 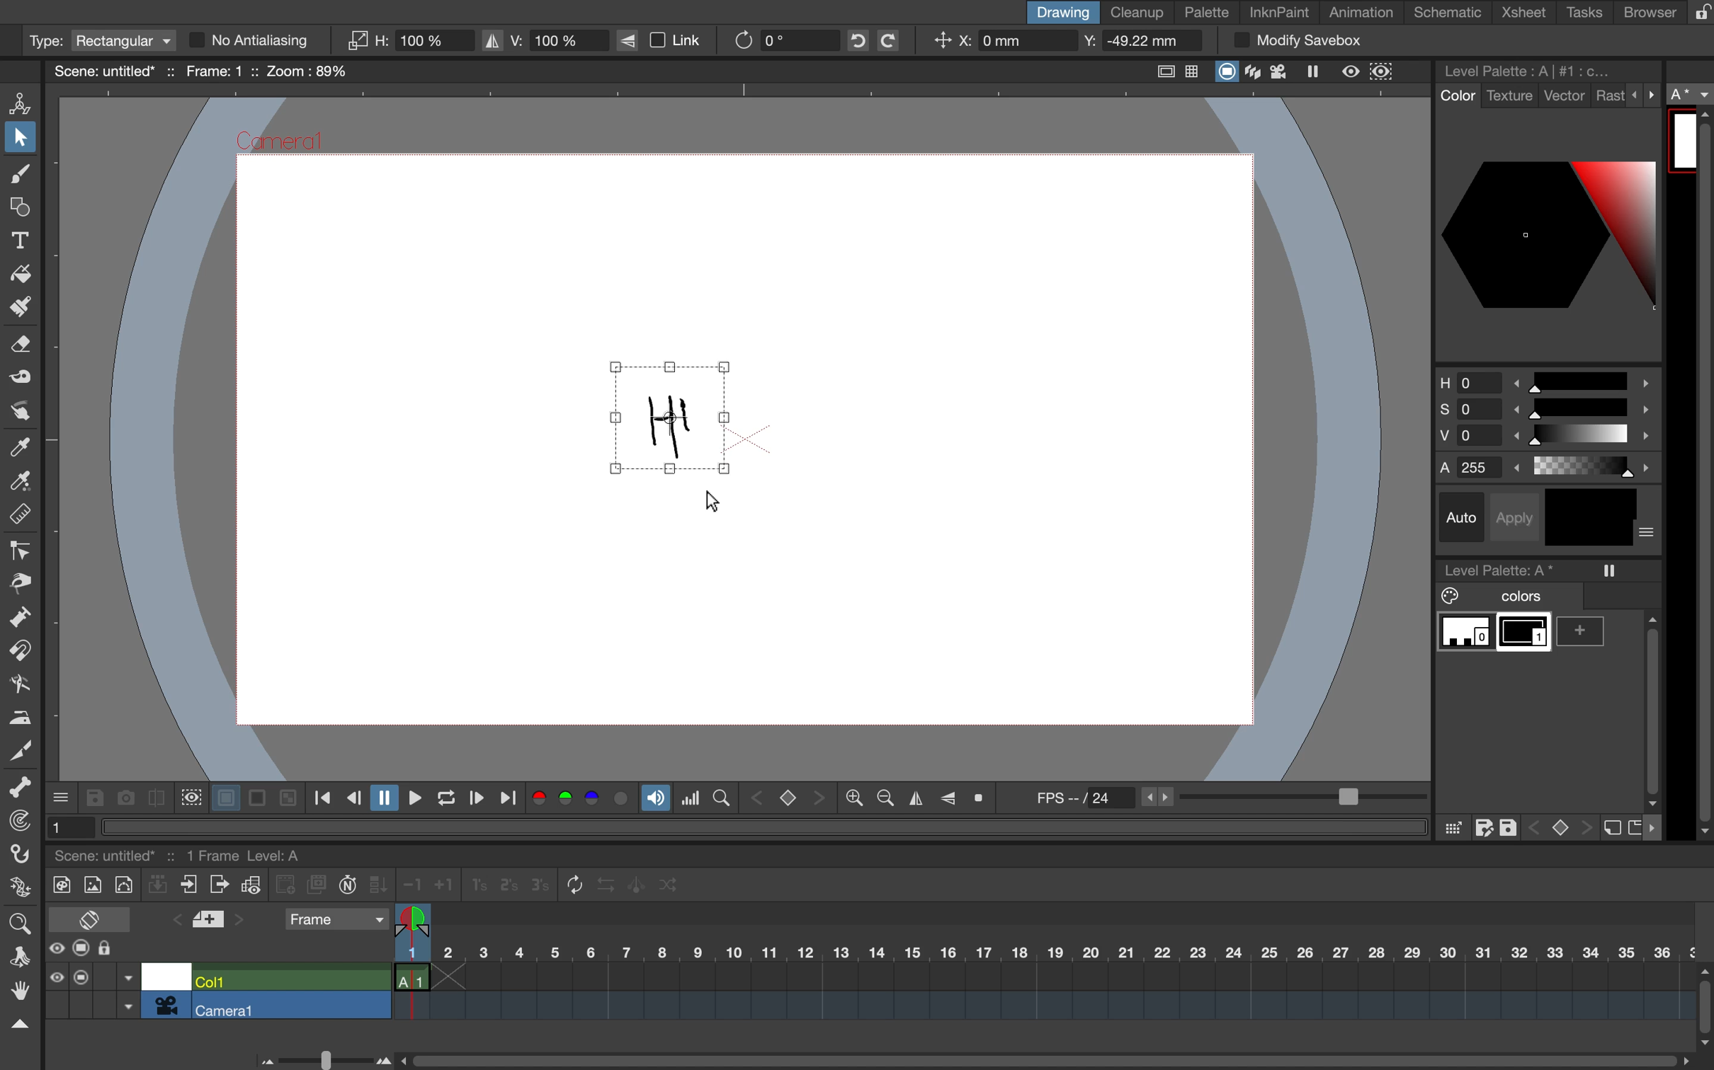 What do you see at coordinates (1464, 517) in the screenshot?
I see `auto` at bounding box center [1464, 517].